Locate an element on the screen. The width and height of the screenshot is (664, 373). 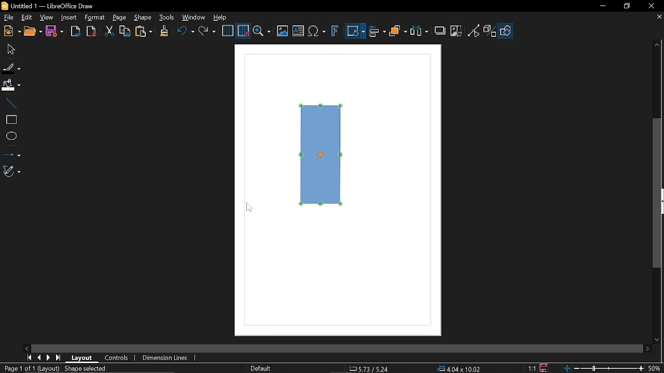
Ellipse is located at coordinates (11, 137).